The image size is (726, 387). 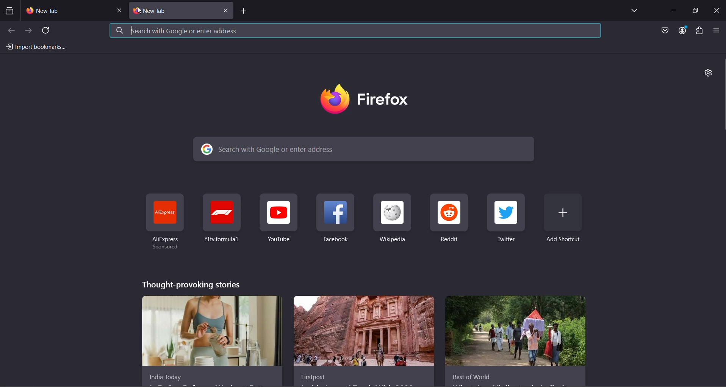 What do you see at coordinates (278, 219) in the screenshot?
I see `shortcut` at bounding box center [278, 219].